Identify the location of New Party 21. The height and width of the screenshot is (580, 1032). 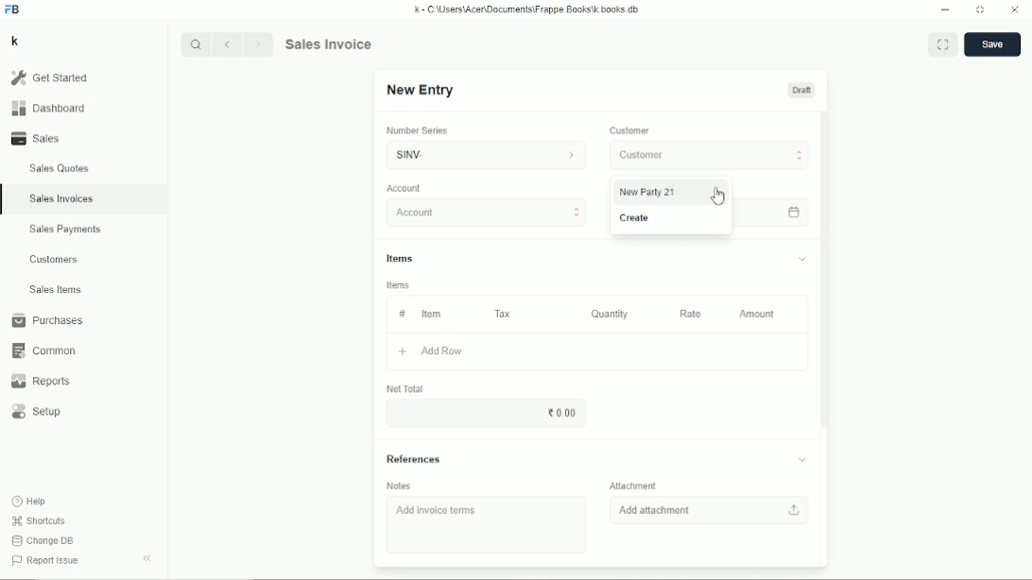
(648, 192).